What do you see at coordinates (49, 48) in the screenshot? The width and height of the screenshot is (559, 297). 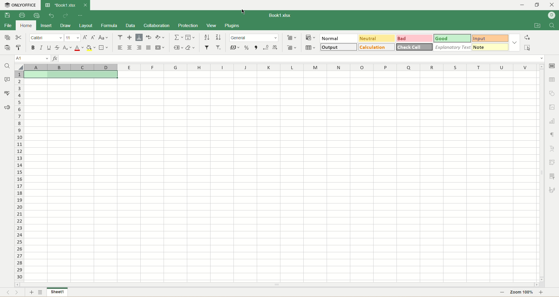 I see `underline` at bounding box center [49, 48].